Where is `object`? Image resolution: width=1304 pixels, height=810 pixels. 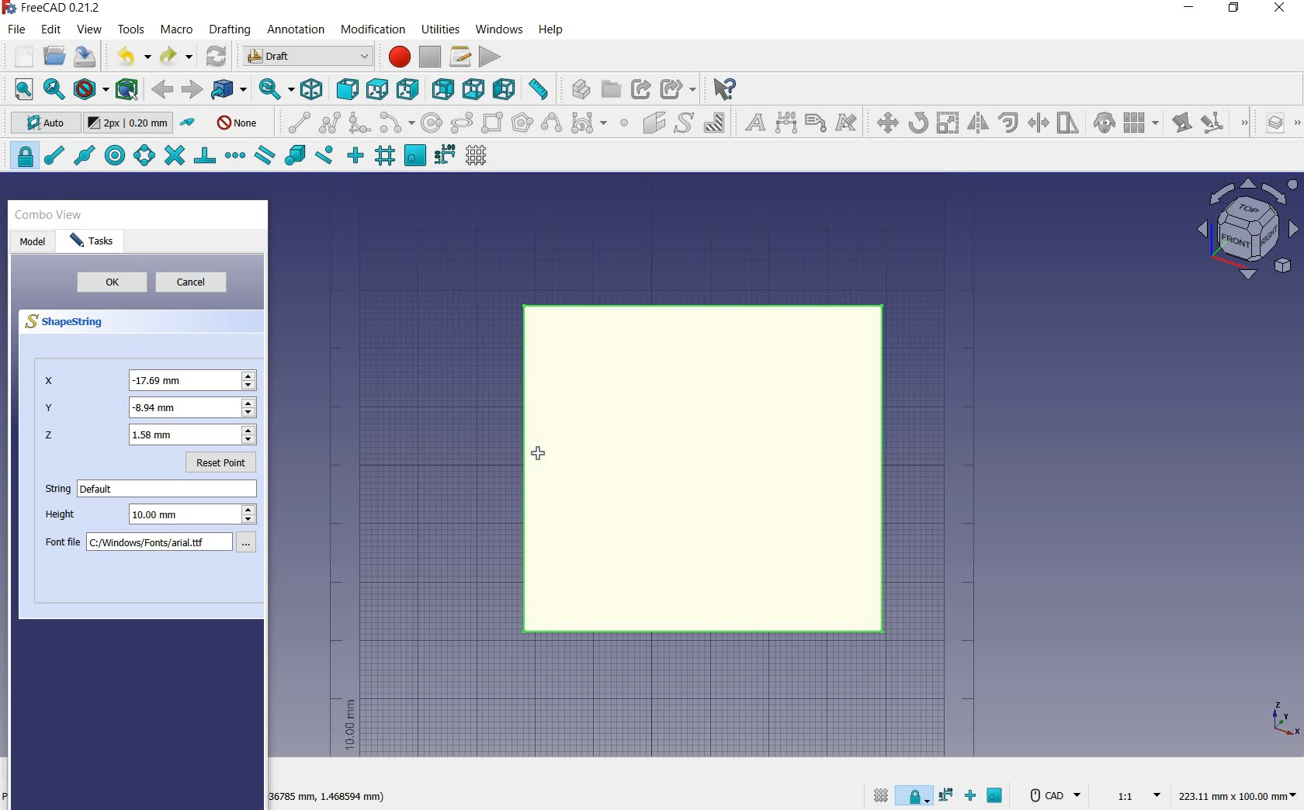 object is located at coordinates (704, 469).